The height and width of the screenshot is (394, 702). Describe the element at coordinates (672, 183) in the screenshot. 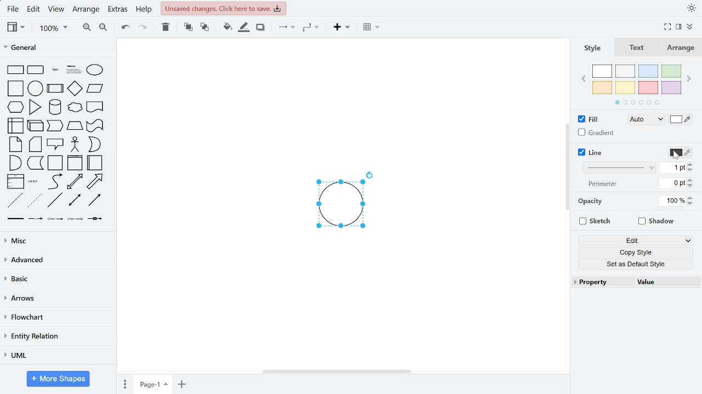

I see `change perimeter` at that location.